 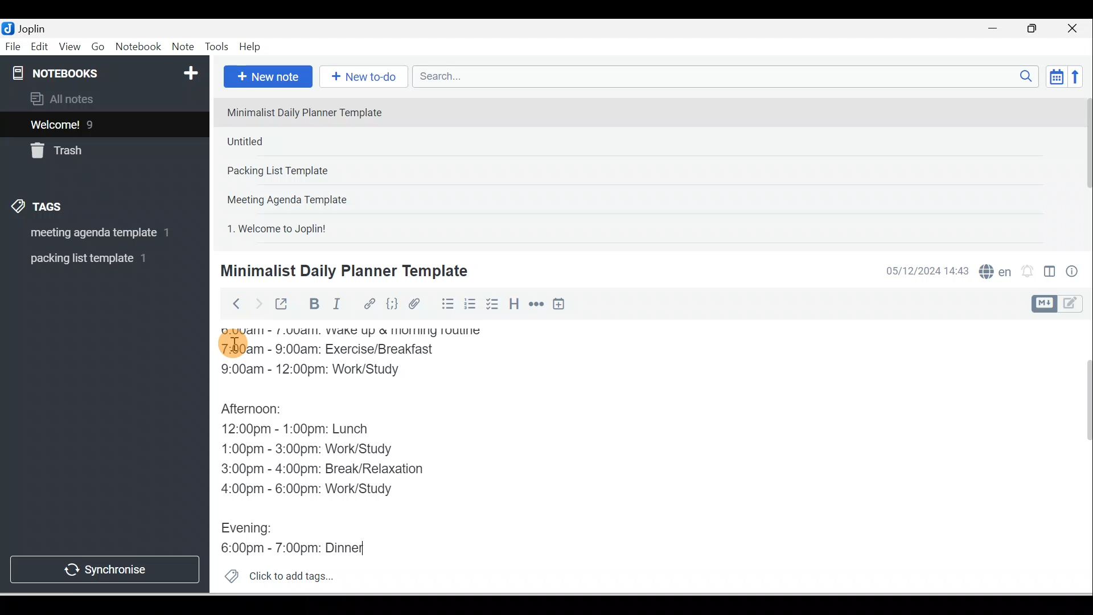 I want to click on New note, so click(x=266, y=77).